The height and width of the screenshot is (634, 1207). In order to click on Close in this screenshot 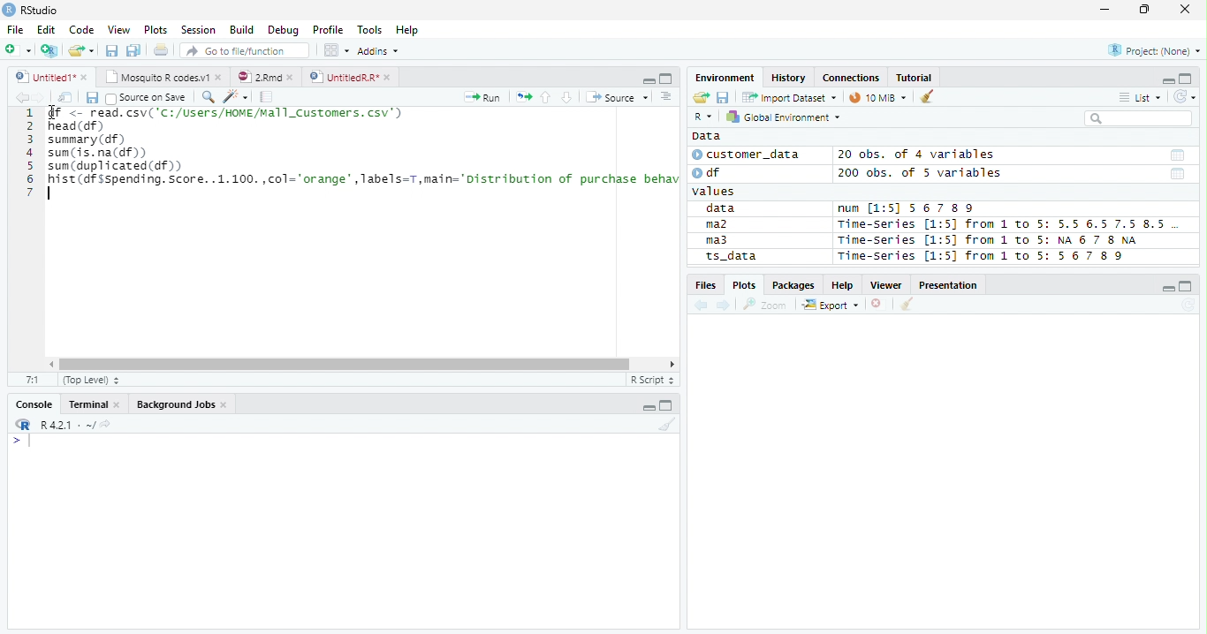, I will do `click(1184, 10)`.